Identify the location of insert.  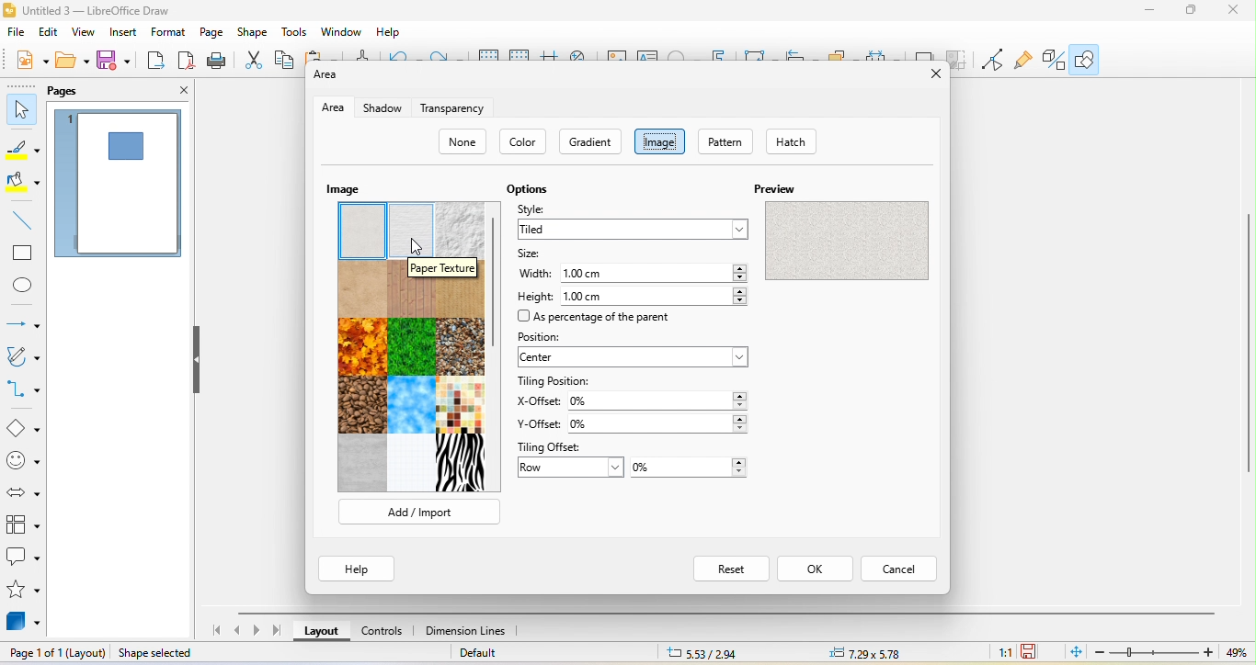
(127, 34).